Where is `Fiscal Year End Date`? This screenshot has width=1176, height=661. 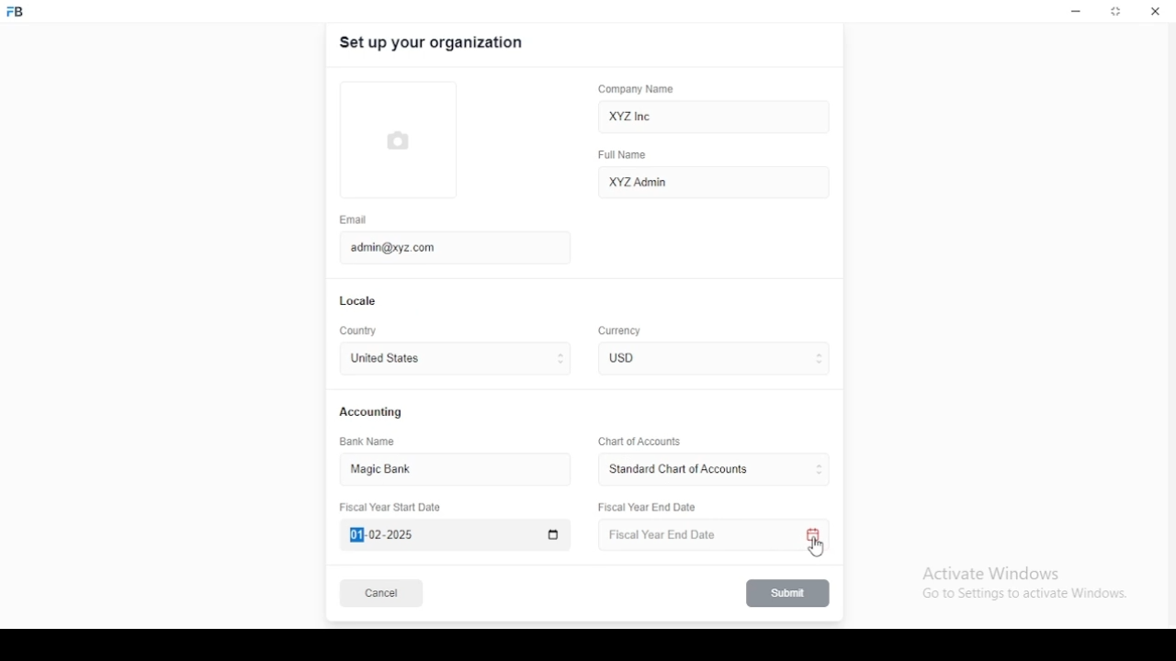 Fiscal Year End Date is located at coordinates (649, 507).